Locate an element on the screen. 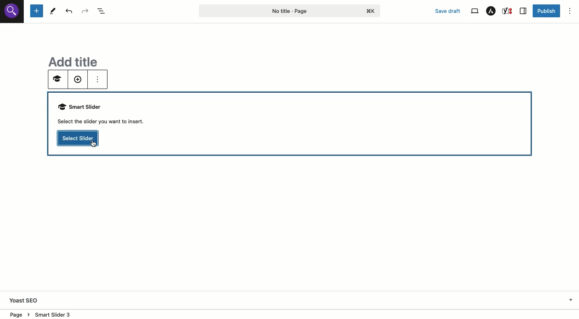 This screenshot has height=319, width=579. Undo is located at coordinates (69, 11).